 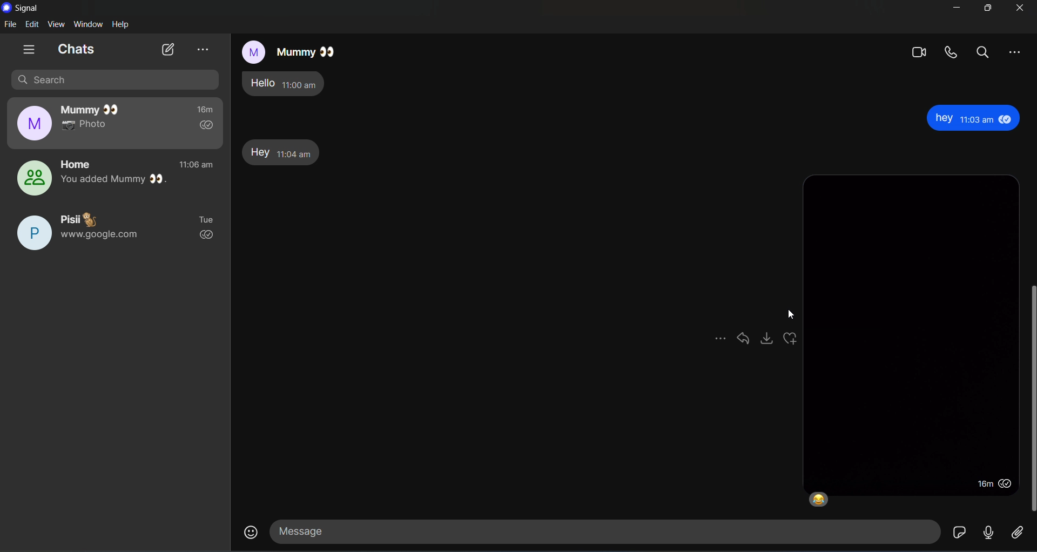 I want to click on title, so click(x=29, y=9).